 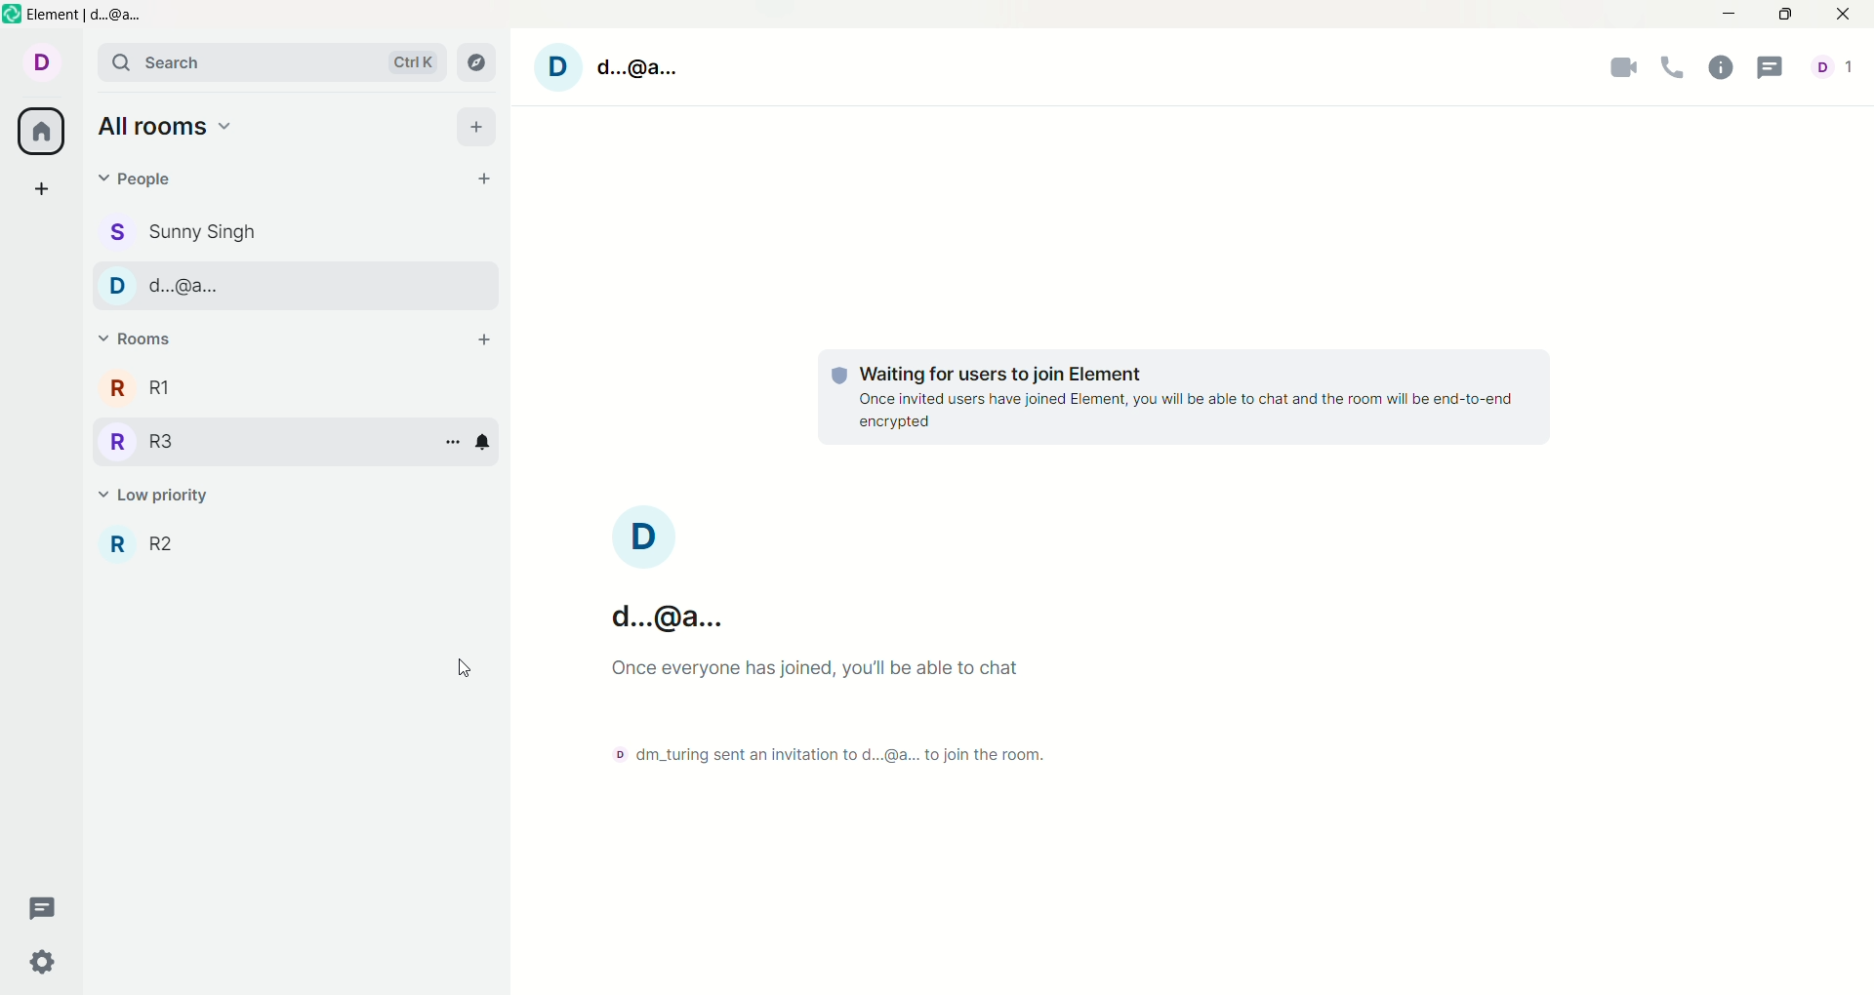 What do you see at coordinates (167, 495) in the screenshot?
I see `low priority` at bounding box center [167, 495].